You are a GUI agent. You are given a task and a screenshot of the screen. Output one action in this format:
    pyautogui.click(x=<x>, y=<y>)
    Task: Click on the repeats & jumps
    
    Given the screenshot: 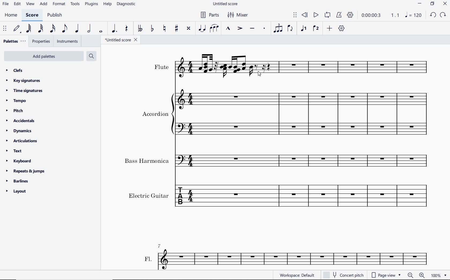 What is the action you would take?
    pyautogui.click(x=25, y=171)
    